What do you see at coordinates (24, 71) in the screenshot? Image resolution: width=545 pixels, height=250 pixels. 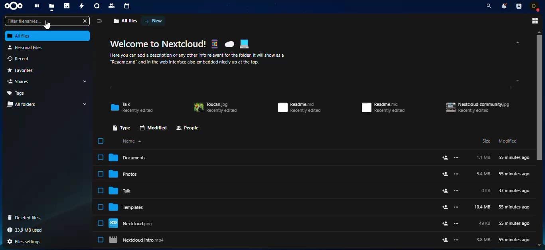 I see `favorites` at bounding box center [24, 71].